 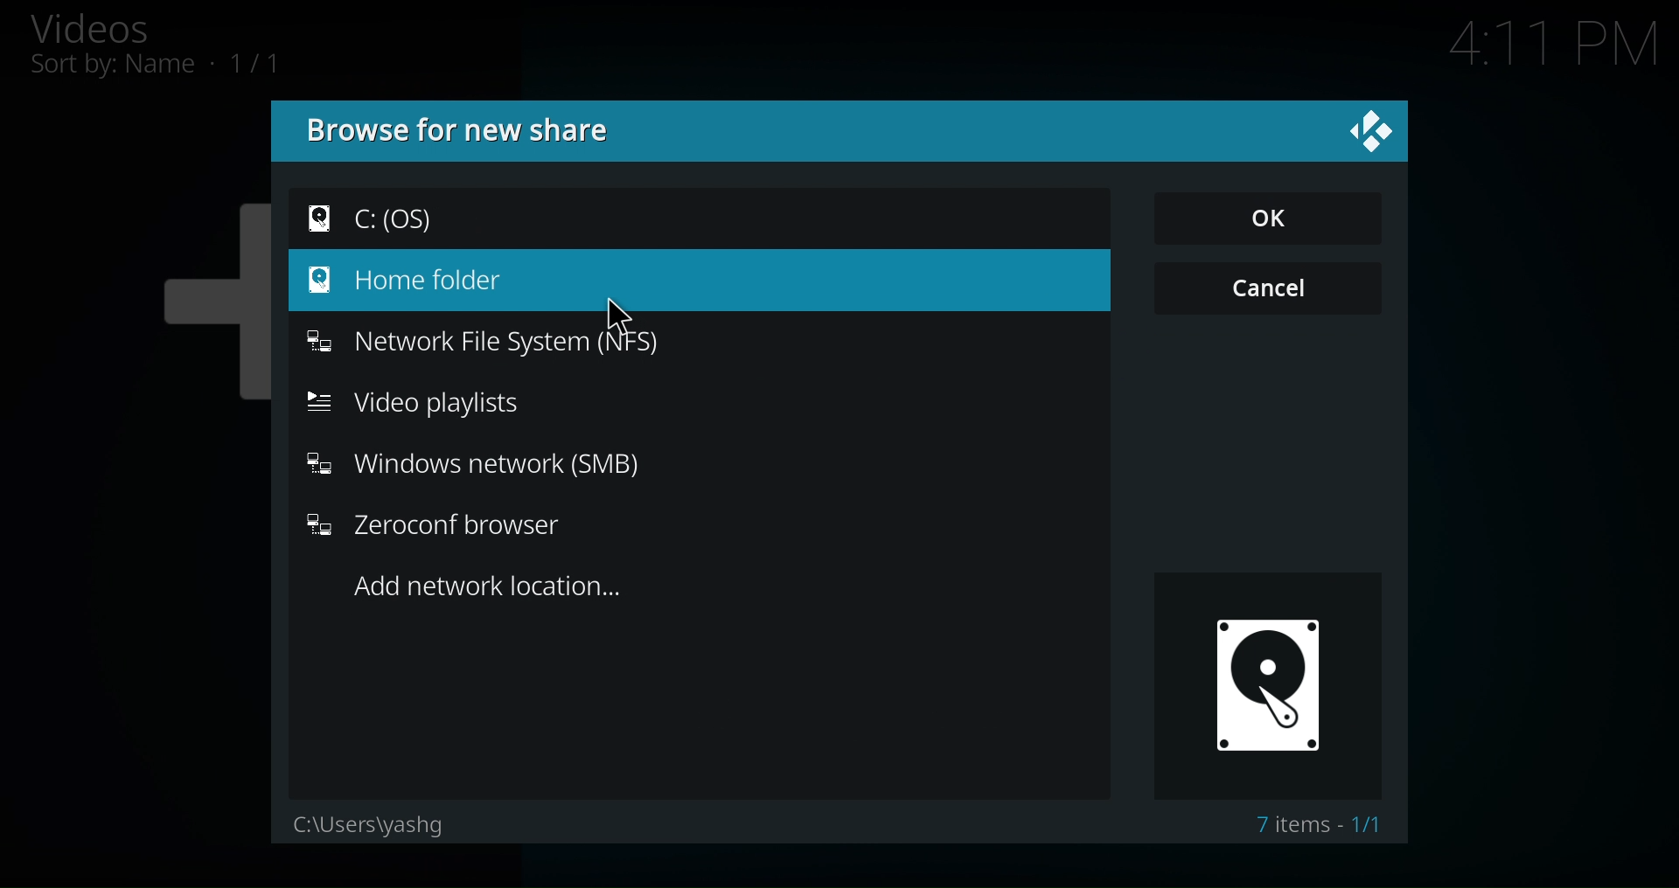 I want to click on C:\Users\yasing, so click(x=366, y=822).